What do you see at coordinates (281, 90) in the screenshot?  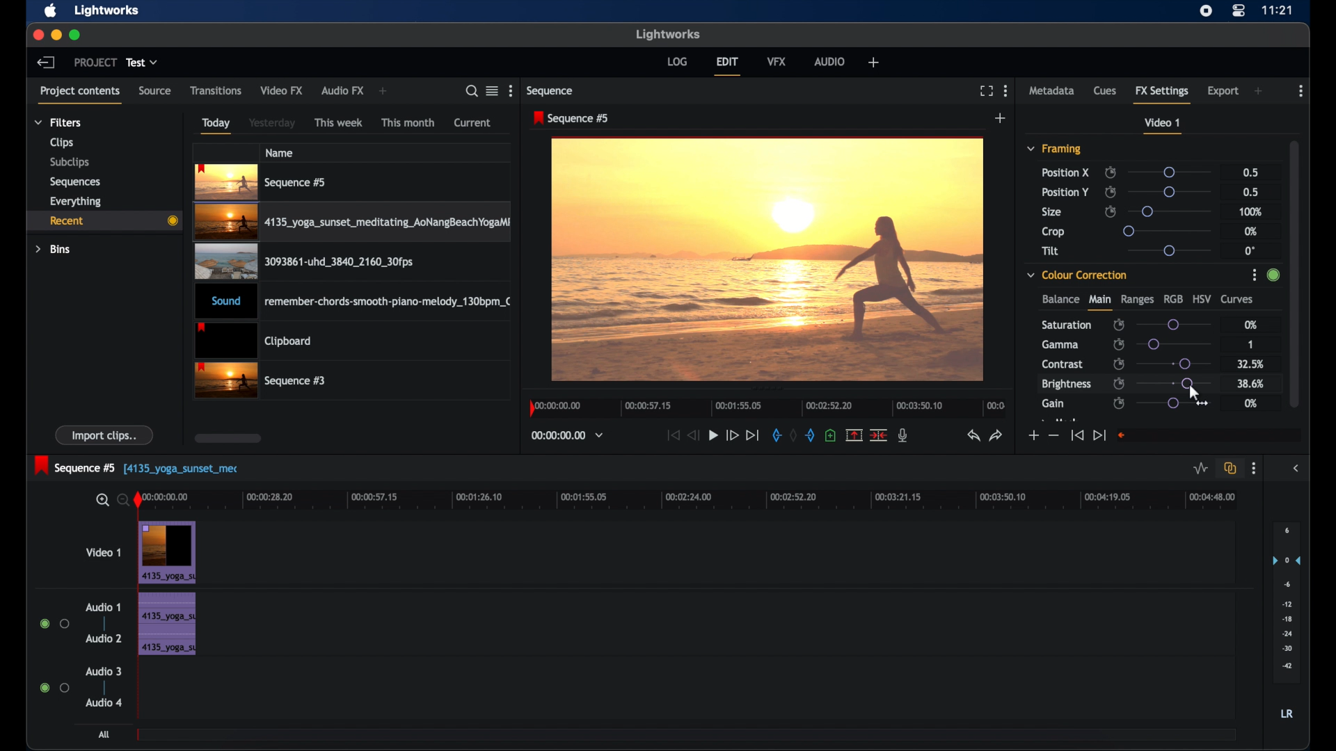 I see `video fx` at bounding box center [281, 90].